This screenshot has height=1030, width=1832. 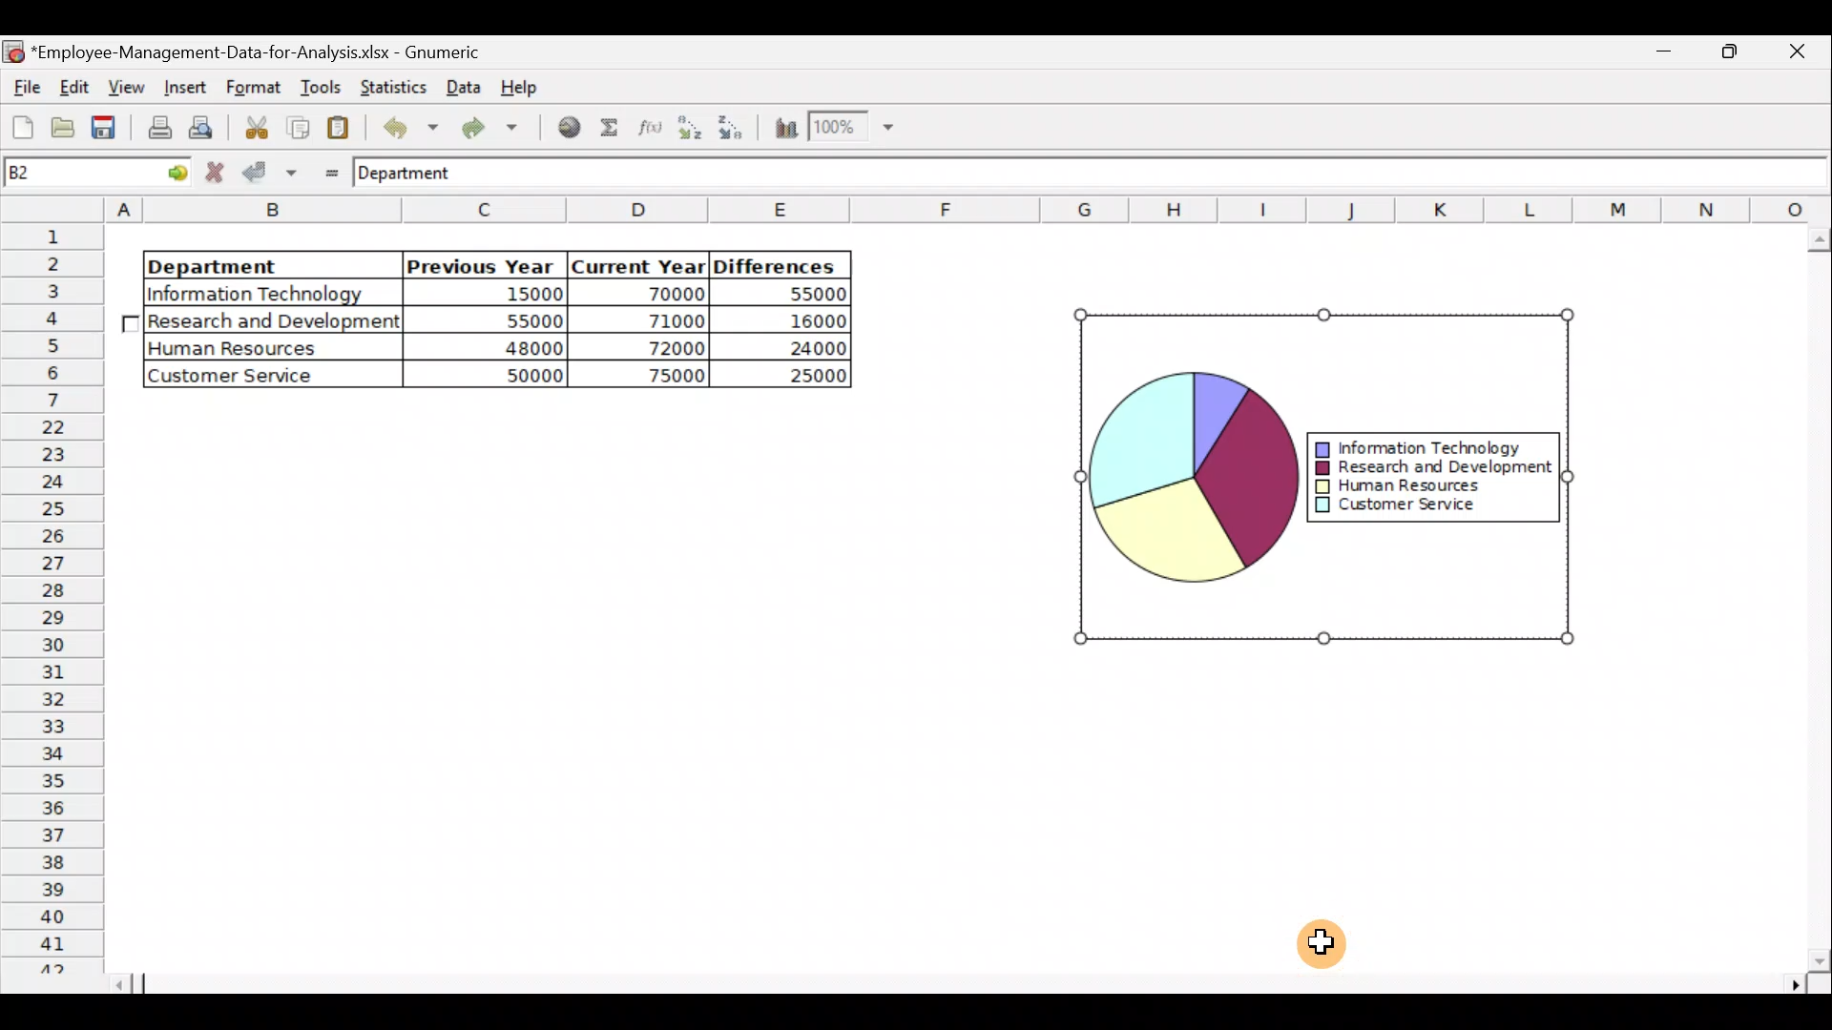 I want to click on Statistics, so click(x=394, y=86).